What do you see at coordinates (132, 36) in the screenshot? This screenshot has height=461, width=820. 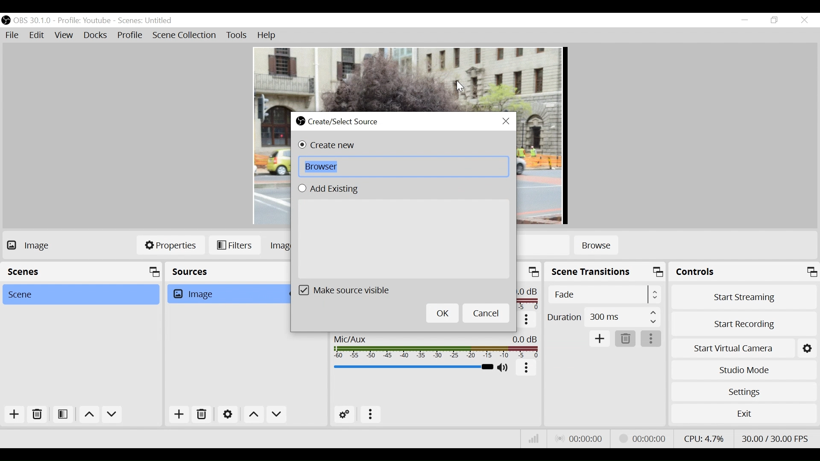 I see `Profile` at bounding box center [132, 36].